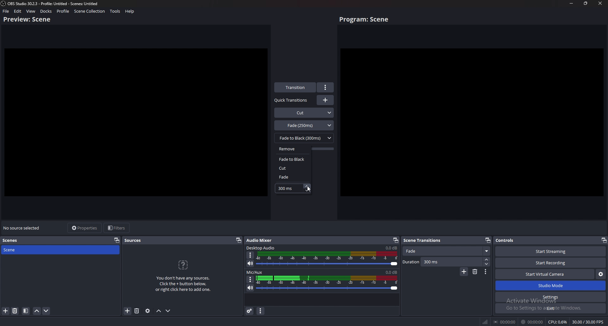  What do you see at coordinates (250, 311) in the screenshot?
I see `advanced audio properties` at bounding box center [250, 311].